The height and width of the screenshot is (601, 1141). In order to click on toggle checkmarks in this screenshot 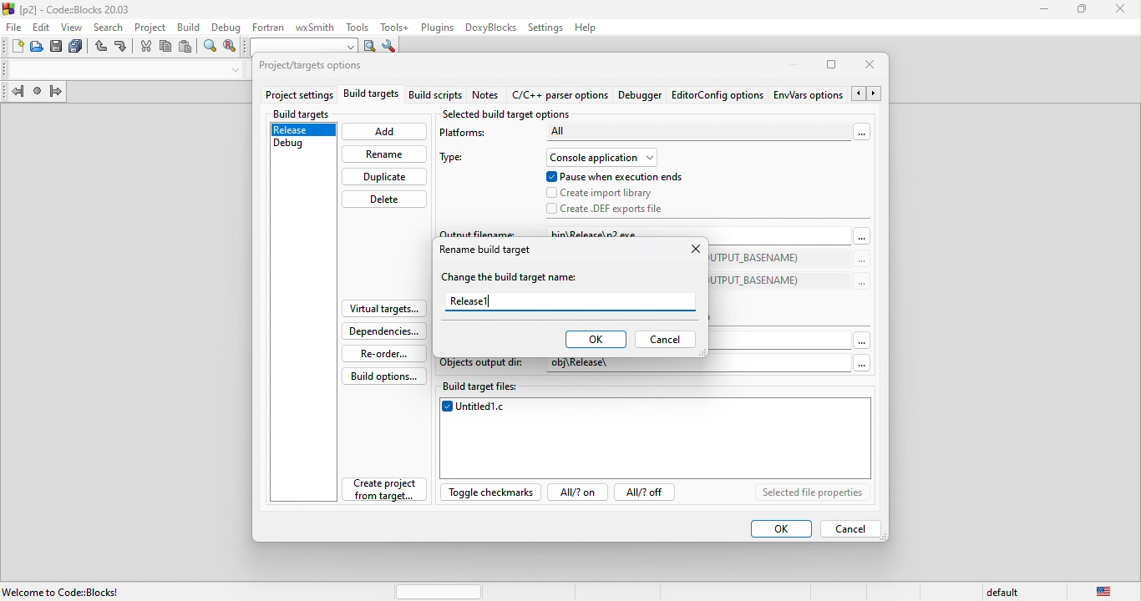, I will do `click(493, 492)`.